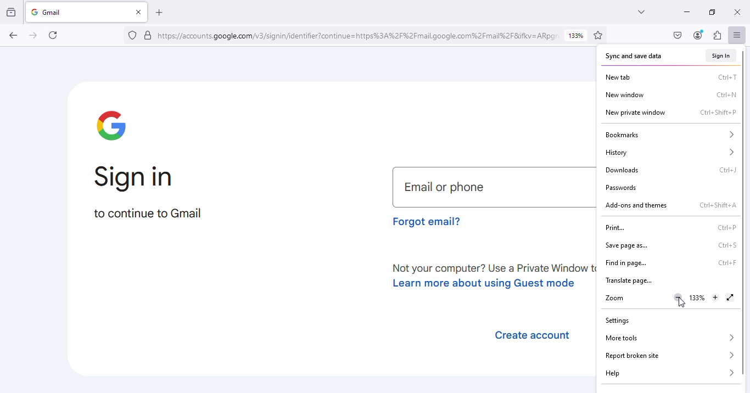  Describe the element at coordinates (629, 280) in the screenshot. I see `translate page...` at that location.